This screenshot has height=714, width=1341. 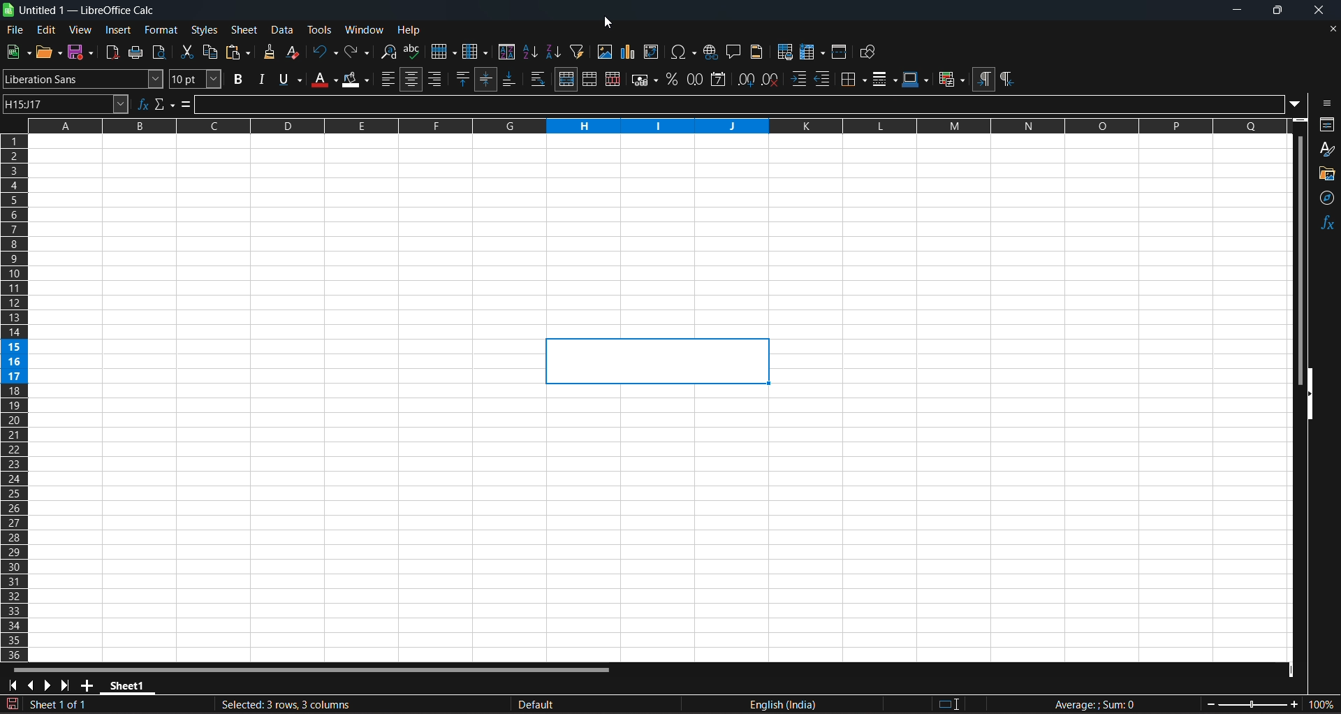 What do you see at coordinates (1236, 10) in the screenshot?
I see `minimize` at bounding box center [1236, 10].